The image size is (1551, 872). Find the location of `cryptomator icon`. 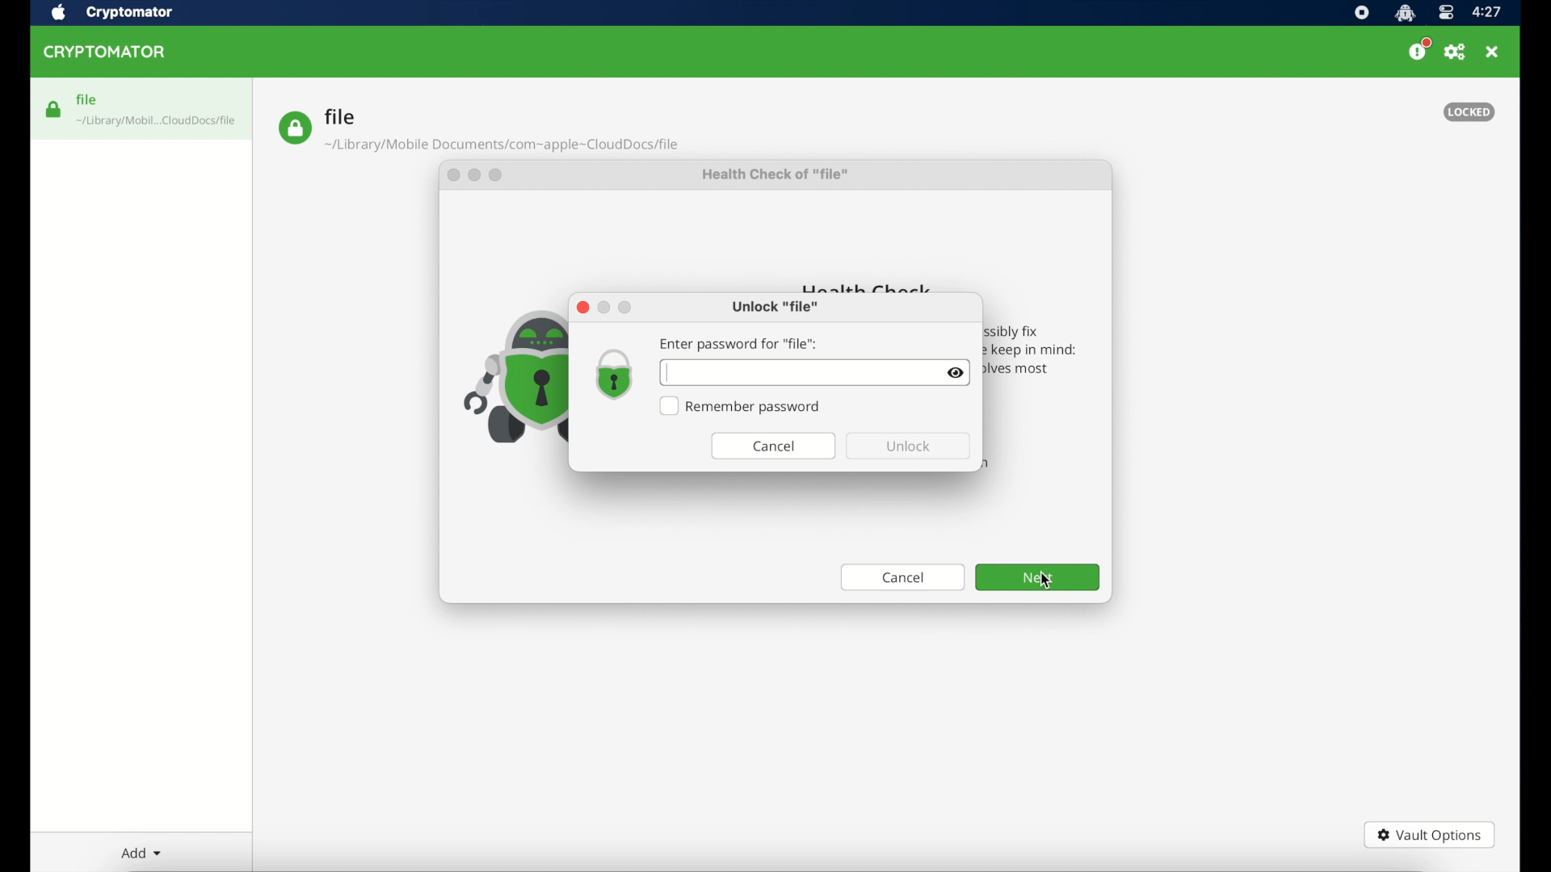

cryptomator icon is located at coordinates (1405, 13).